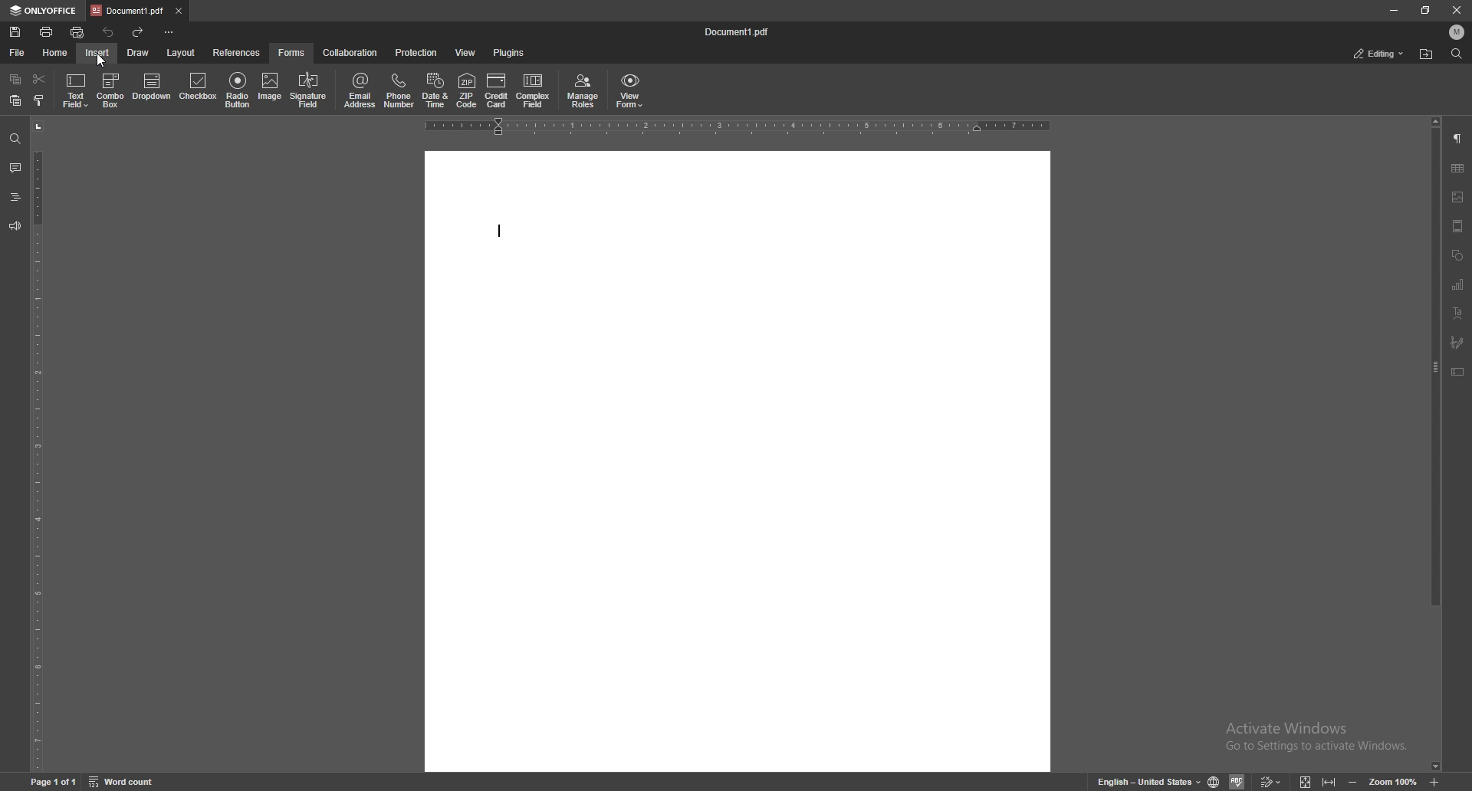  What do you see at coordinates (1270, 780) in the screenshot?
I see `track changes` at bounding box center [1270, 780].